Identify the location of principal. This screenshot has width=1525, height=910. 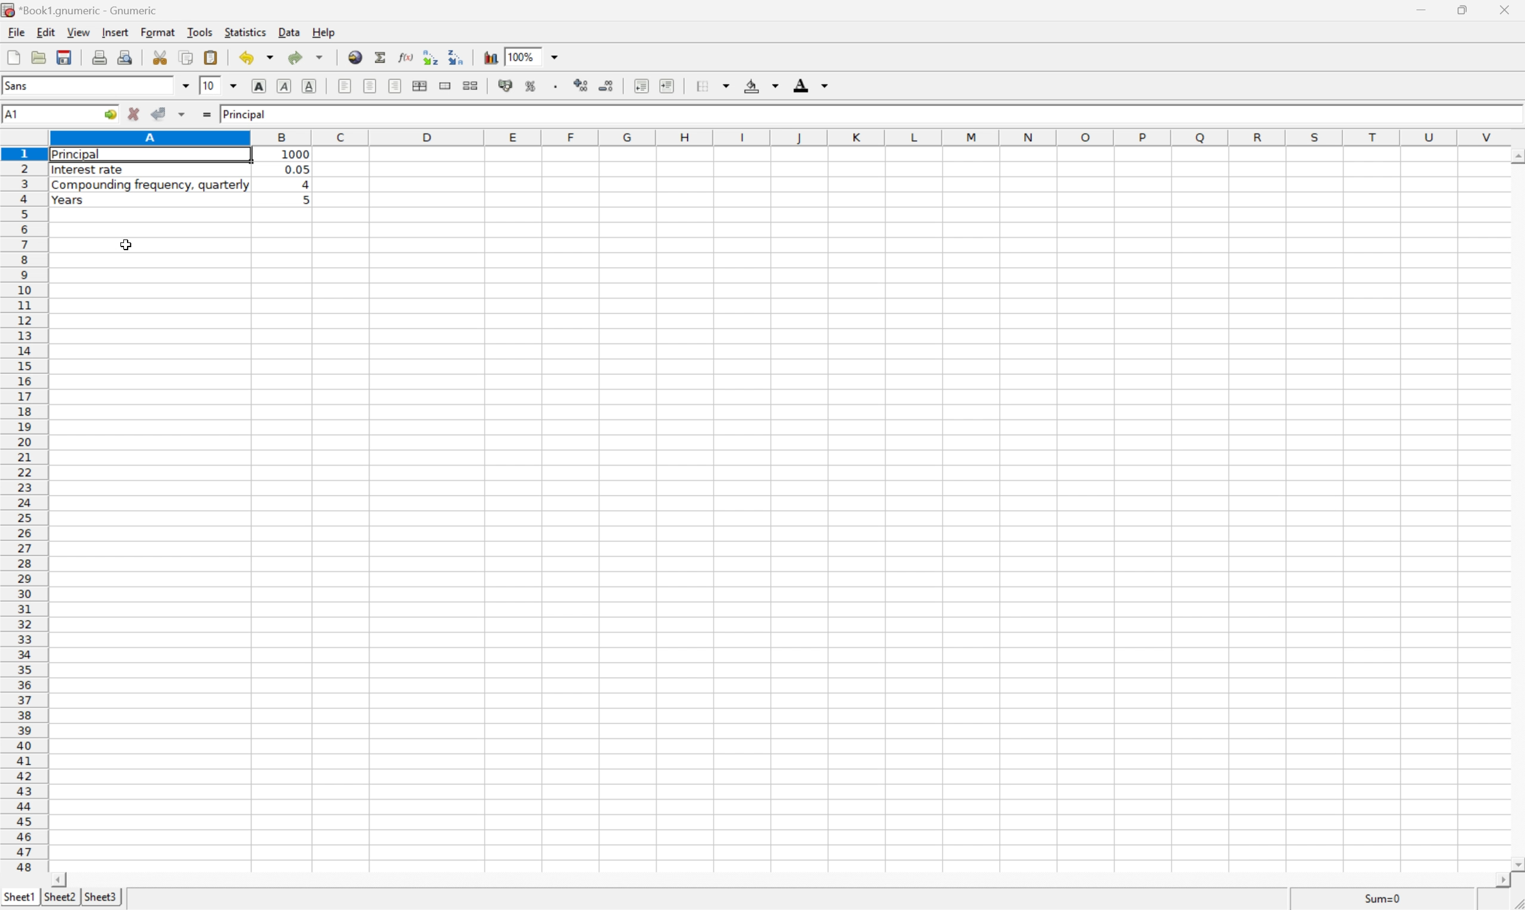
(255, 115).